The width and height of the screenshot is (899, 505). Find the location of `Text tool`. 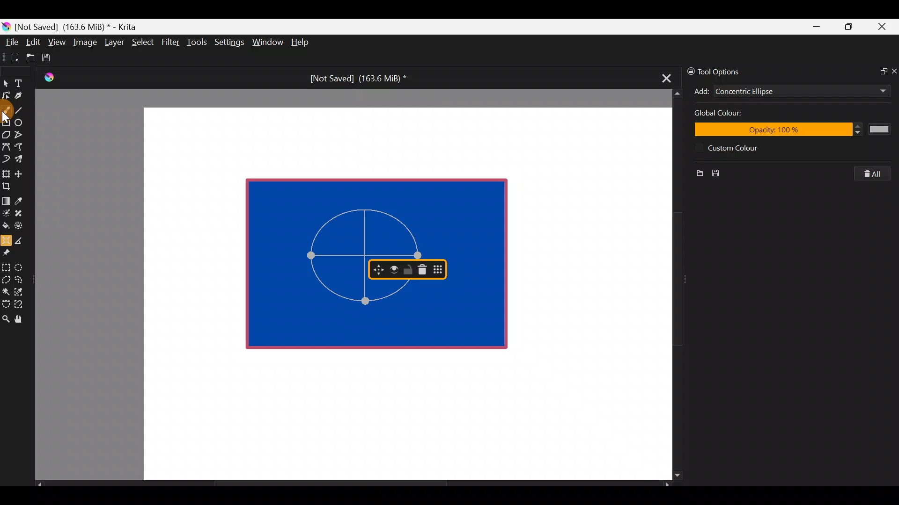

Text tool is located at coordinates (23, 83).